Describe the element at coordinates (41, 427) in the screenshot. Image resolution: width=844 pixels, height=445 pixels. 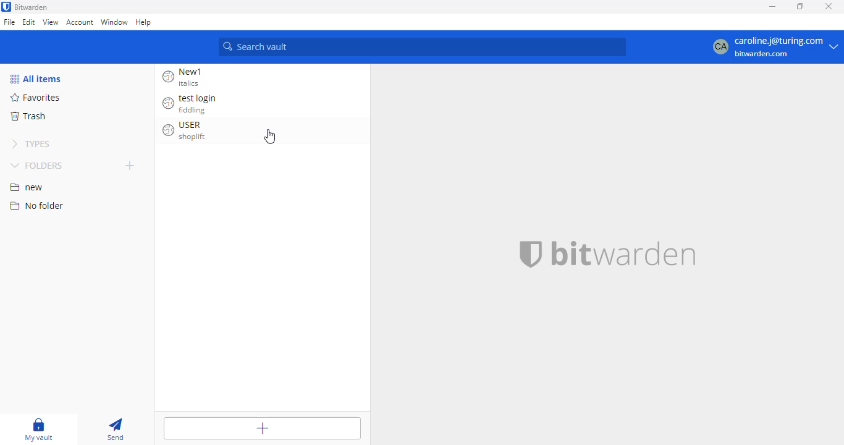
I see `my vault` at that location.